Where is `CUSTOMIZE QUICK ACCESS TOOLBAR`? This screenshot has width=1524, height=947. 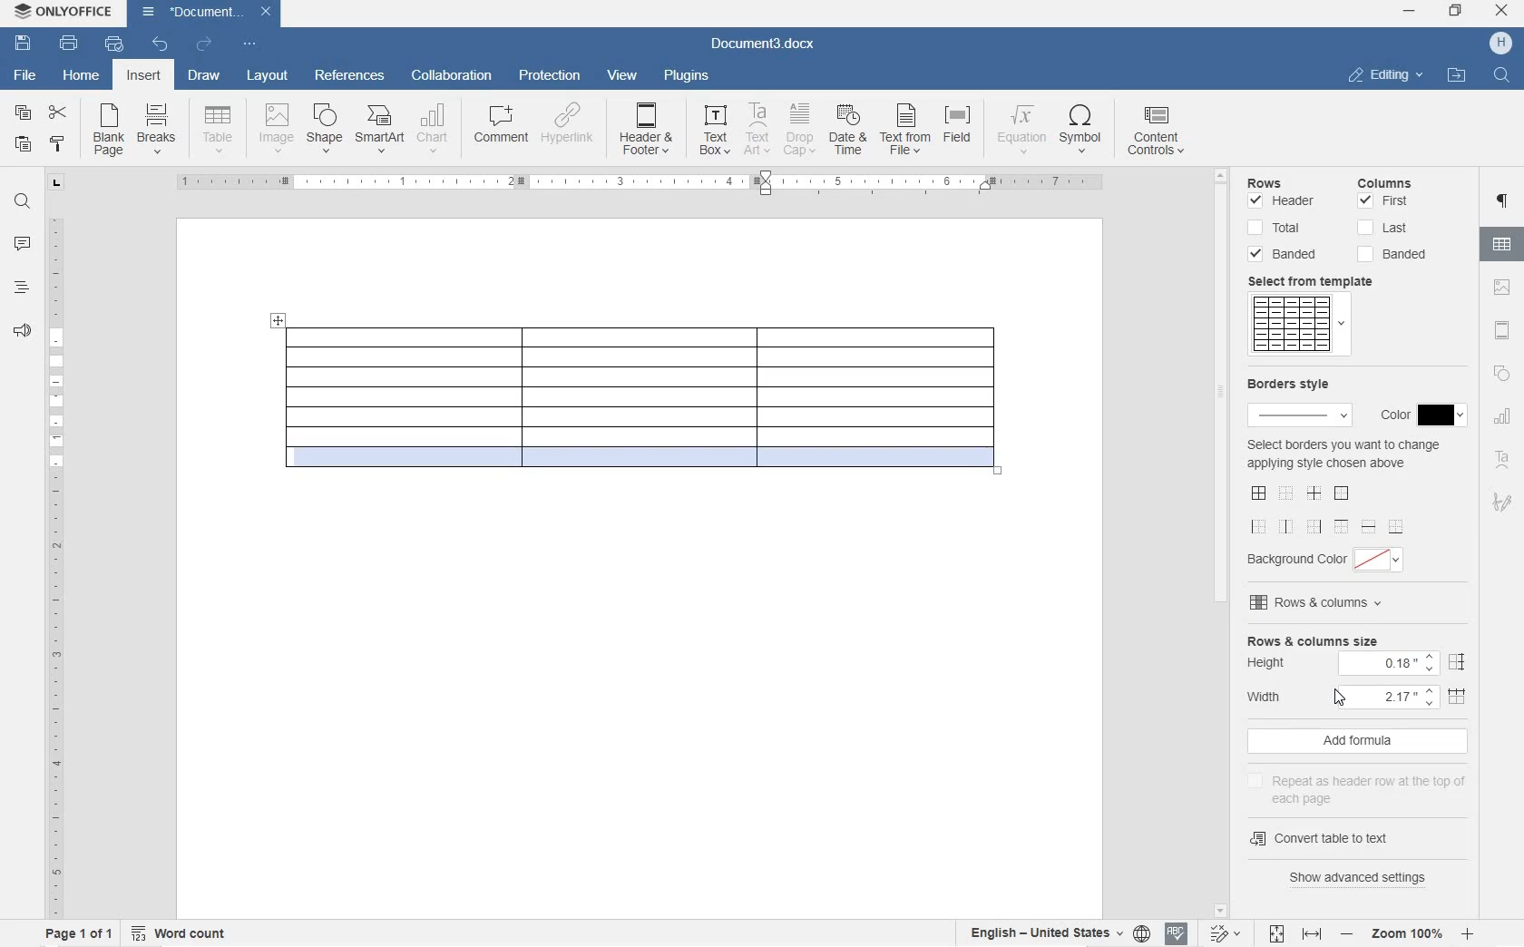 CUSTOMIZE QUICK ACCESS TOOLBAR is located at coordinates (249, 45).